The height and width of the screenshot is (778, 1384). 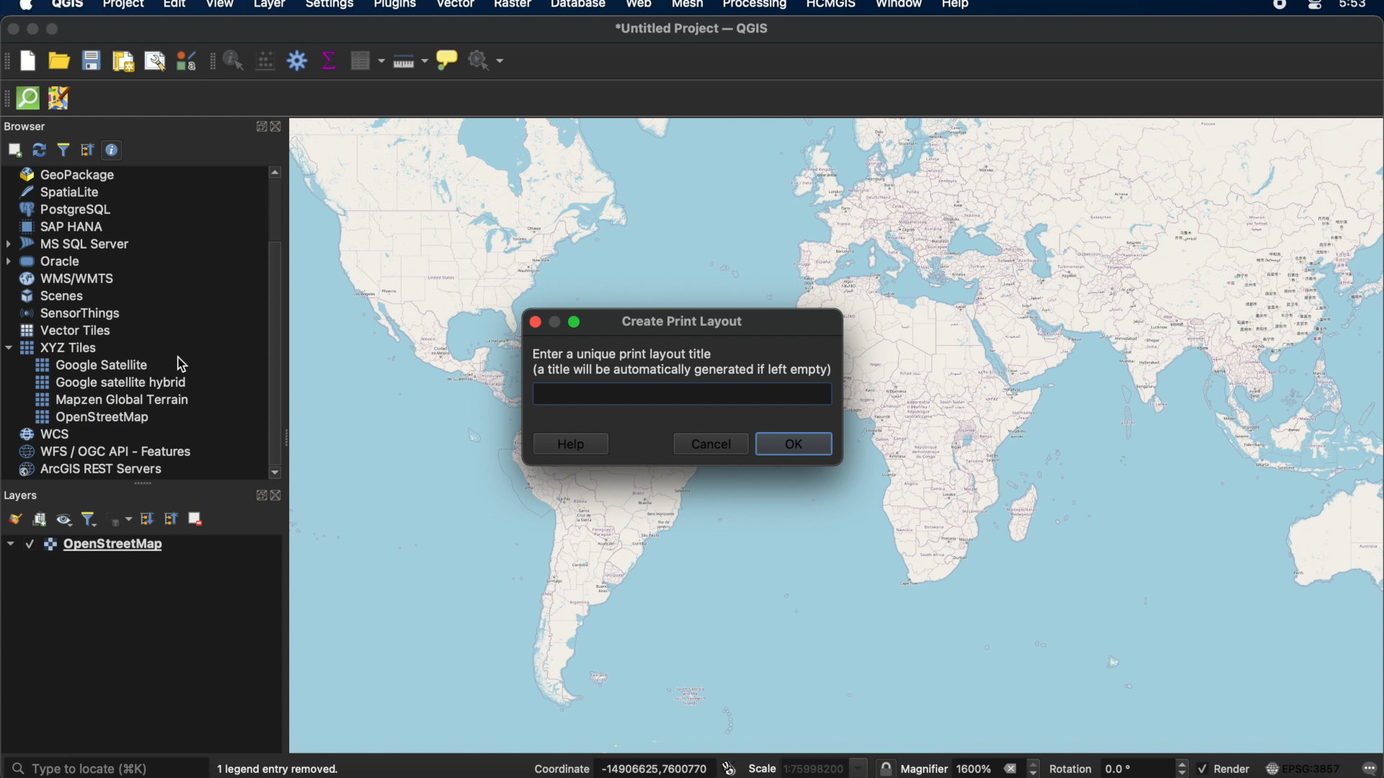 What do you see at coordinates (93, 365) in the screenshot?
I see `google satellite ` at bounding box center [93, 365].